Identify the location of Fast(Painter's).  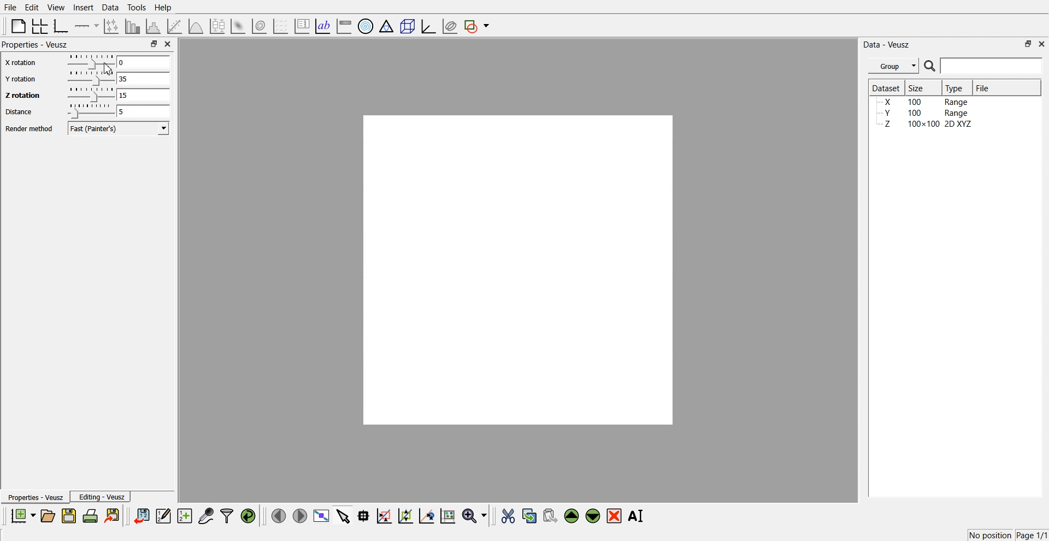
(120, 128).